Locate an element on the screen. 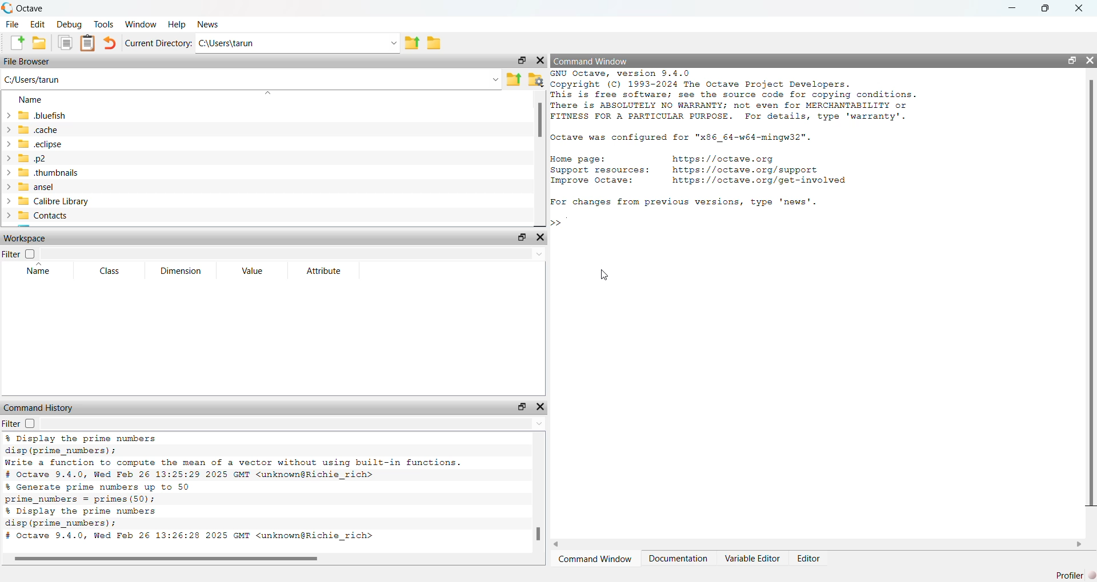 This screenshot has width=1097, height=582. Dimension is located at coordinates (183, 270).